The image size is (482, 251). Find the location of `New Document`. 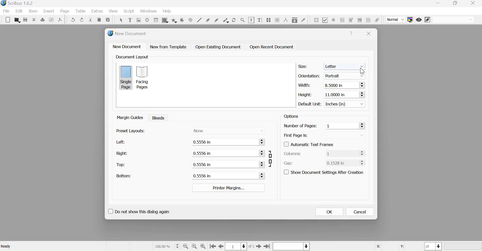

New Document is located at coordinates (128, 33).